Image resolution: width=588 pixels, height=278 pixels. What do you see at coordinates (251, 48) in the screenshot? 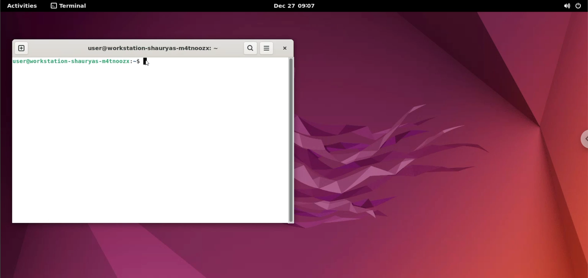
I see `Search` at bounding box center [251, 48].